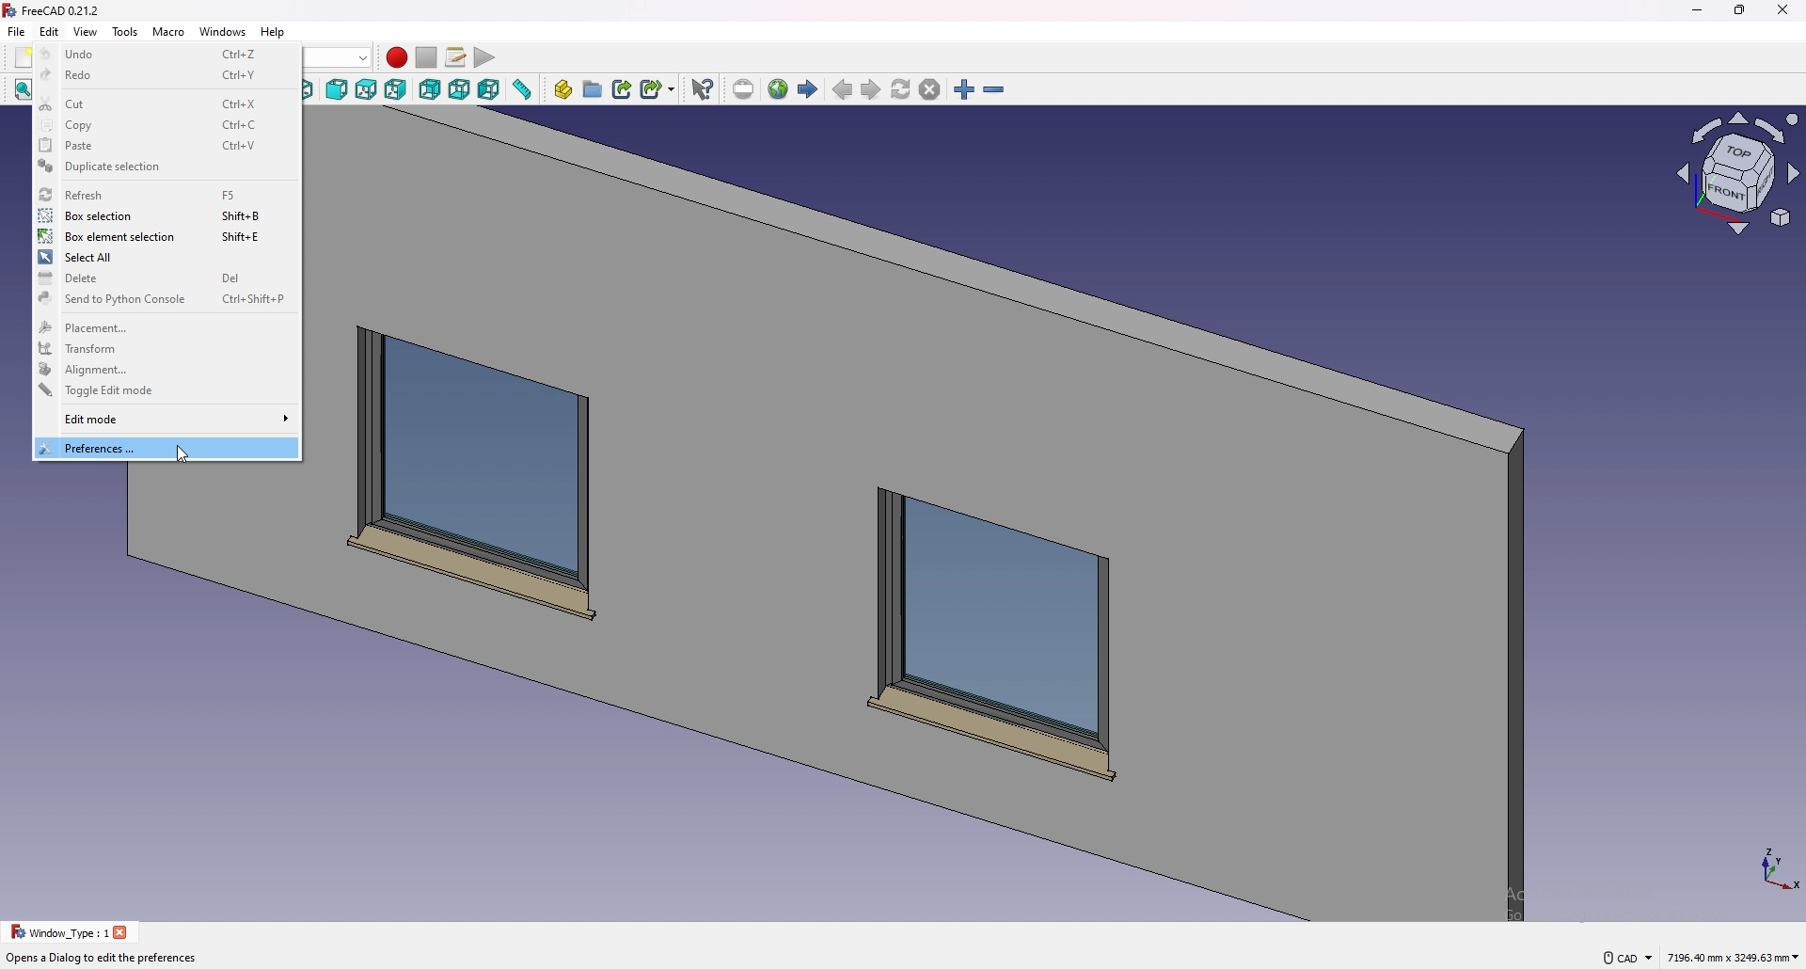 The image size is (1806, 969). I want to click on FreeCAD 0.21.2, so click(66, 10).